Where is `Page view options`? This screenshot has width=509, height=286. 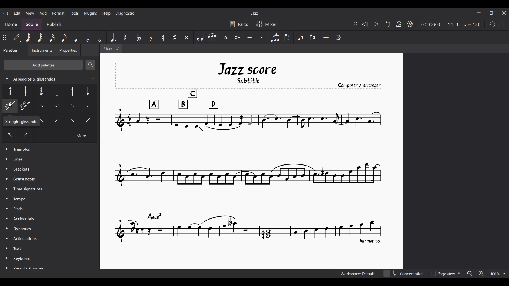 Page view options is located at coordinates (445, 274).